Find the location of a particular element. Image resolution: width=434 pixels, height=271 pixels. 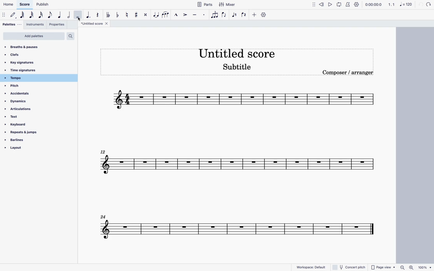

refresh is located at coordinates (420, 5).